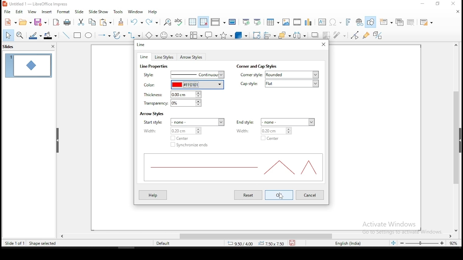  I want to click on corner and cap styles, so click(256, 66).